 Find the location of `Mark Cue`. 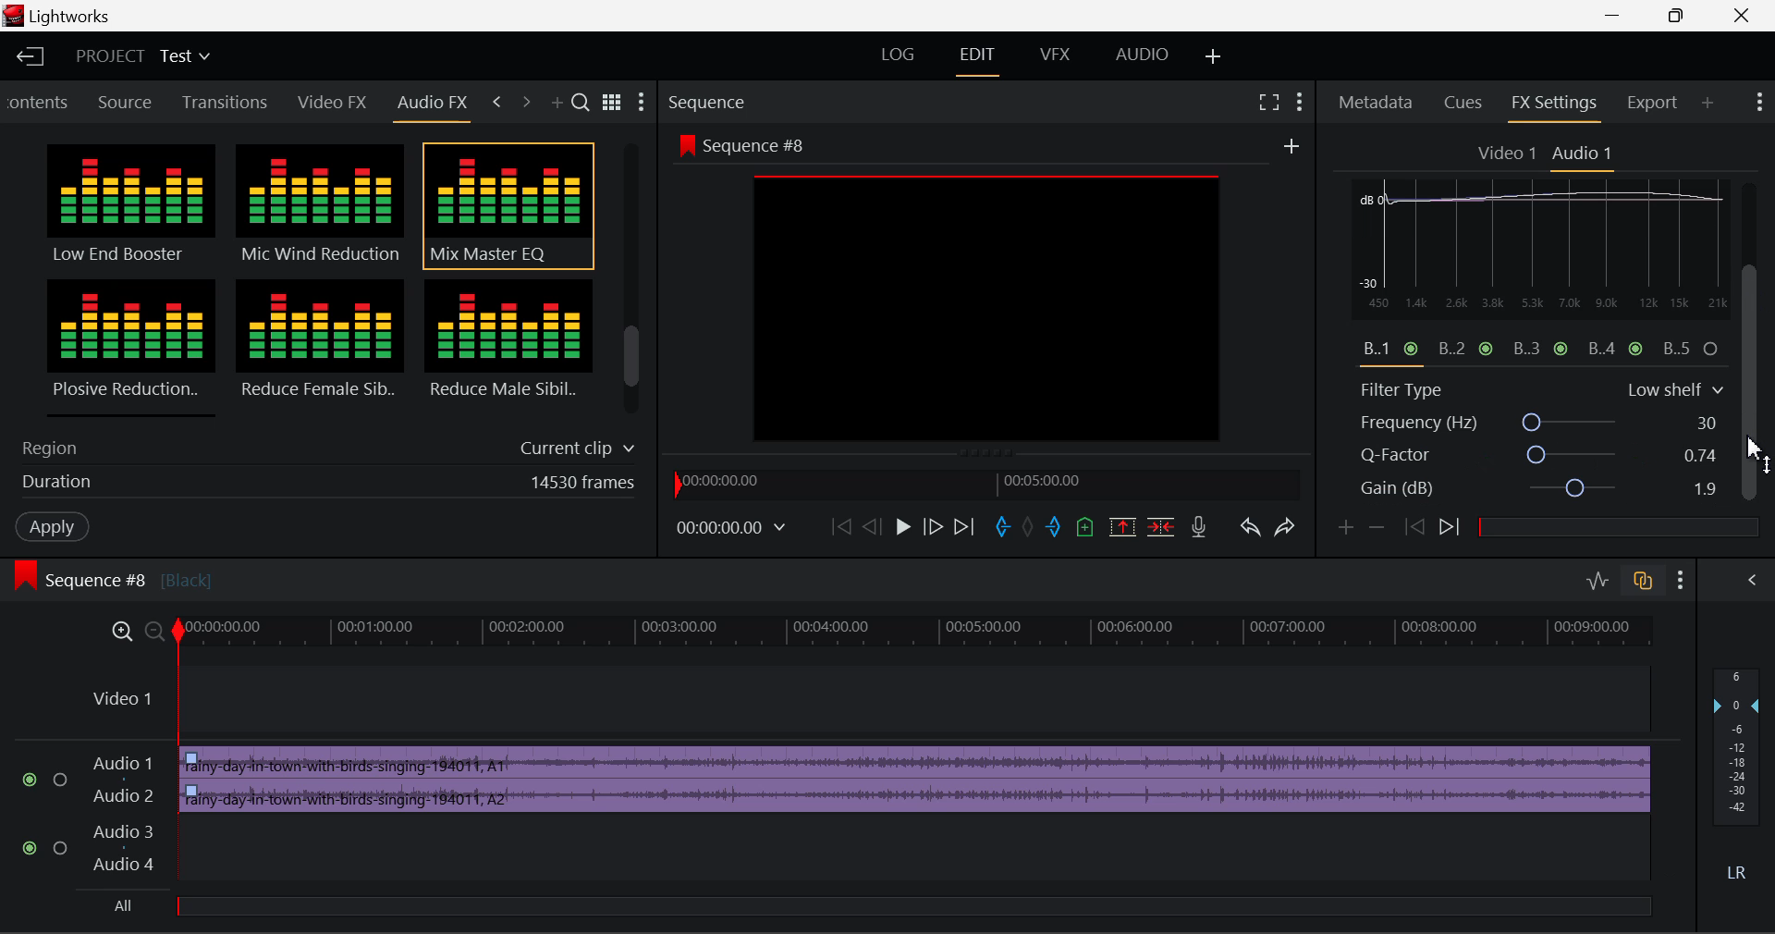

Mark Cue is located at coordinates (1083, 528).